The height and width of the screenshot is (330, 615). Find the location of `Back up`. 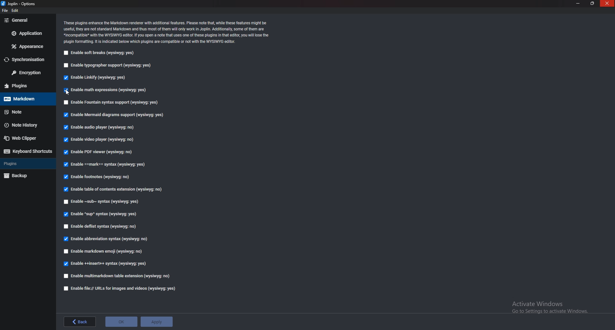

Back up is located at coordinates (25, 176).